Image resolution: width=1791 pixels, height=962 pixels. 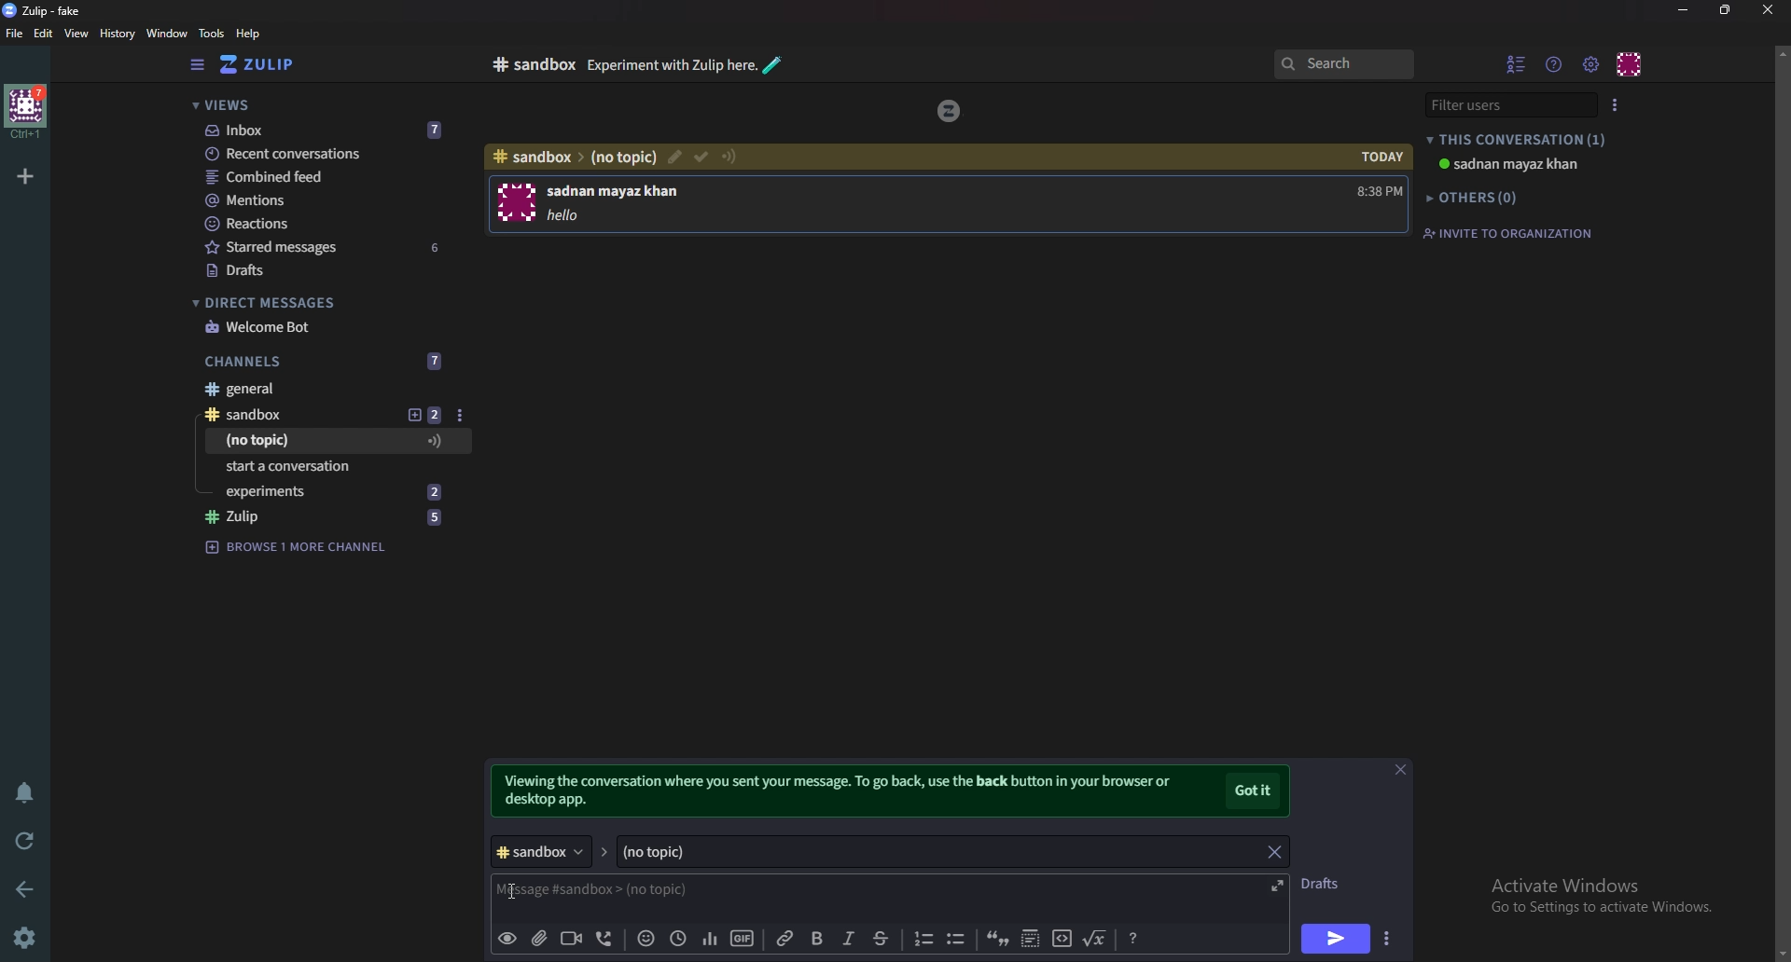 I want to click on got it, so click(x=1259, y=790).